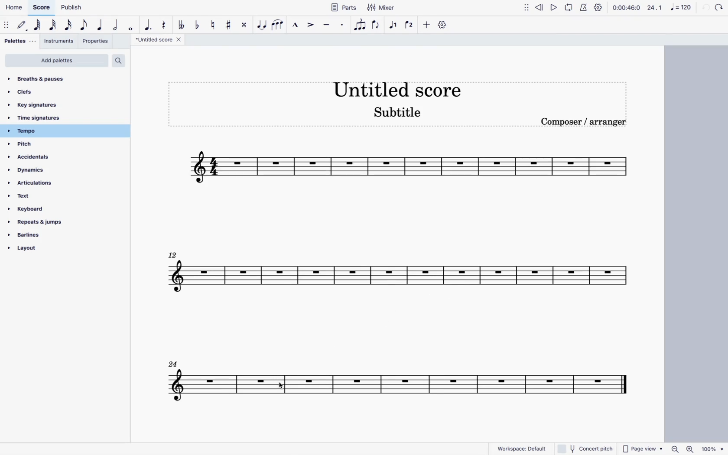  What do you see at coordinates (39, 221) in the screenshot?
I see `repeats & jumps` at bounding box center [39, 221].